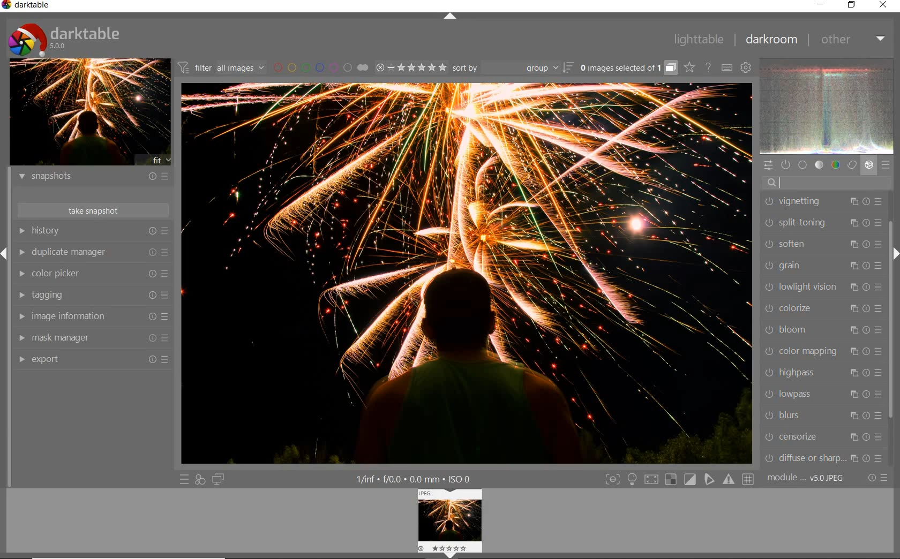 This screenshot has width=900, height=559. Describe the element at coordinates (804, 165) in the screenshot. I see `base` at that location.